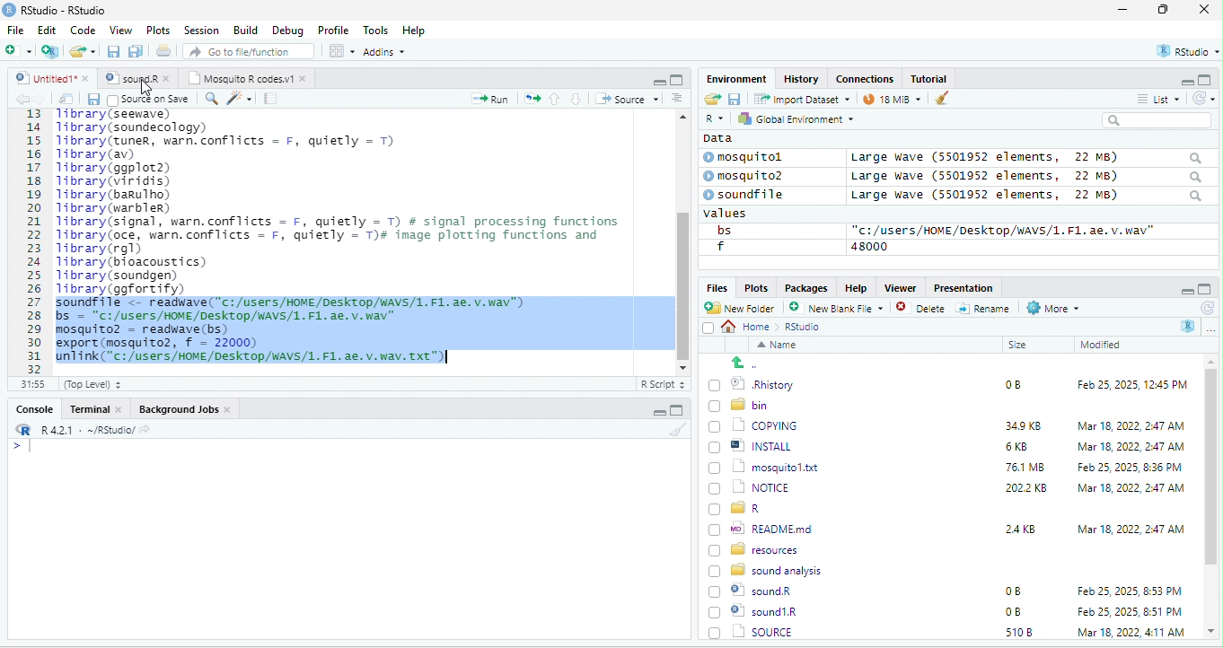  Describe the element at coordinates (1207, 79) in the screenshot. I see `maximize` at that location.